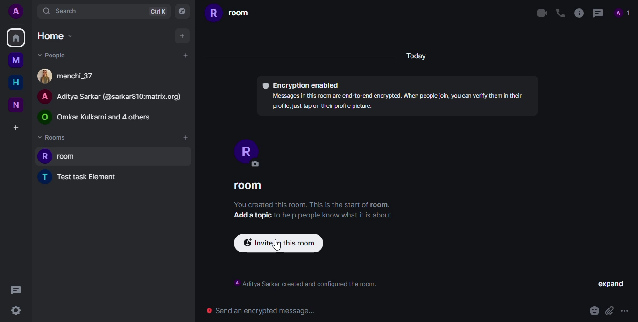 The height and width of the screenshot is (322, 638). Describe the element at coordinates (609, 284) in the screenshot. I see `expand` at that location.